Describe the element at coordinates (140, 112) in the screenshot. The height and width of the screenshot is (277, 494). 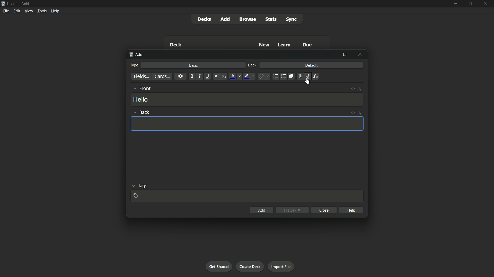
I see `back` at that location.